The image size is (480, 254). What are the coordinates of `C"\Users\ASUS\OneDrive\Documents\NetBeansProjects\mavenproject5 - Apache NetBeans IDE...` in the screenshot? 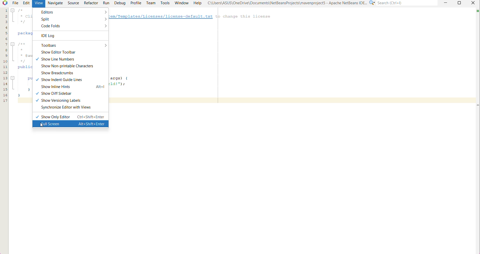 It's located at (286, 3).